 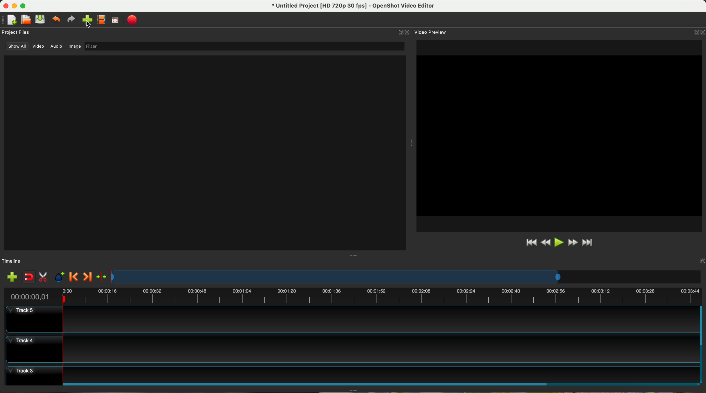 What do you see at coordinates (12, 261) in the screenshot?
I see `timeline` at bounding box center [12, 261].